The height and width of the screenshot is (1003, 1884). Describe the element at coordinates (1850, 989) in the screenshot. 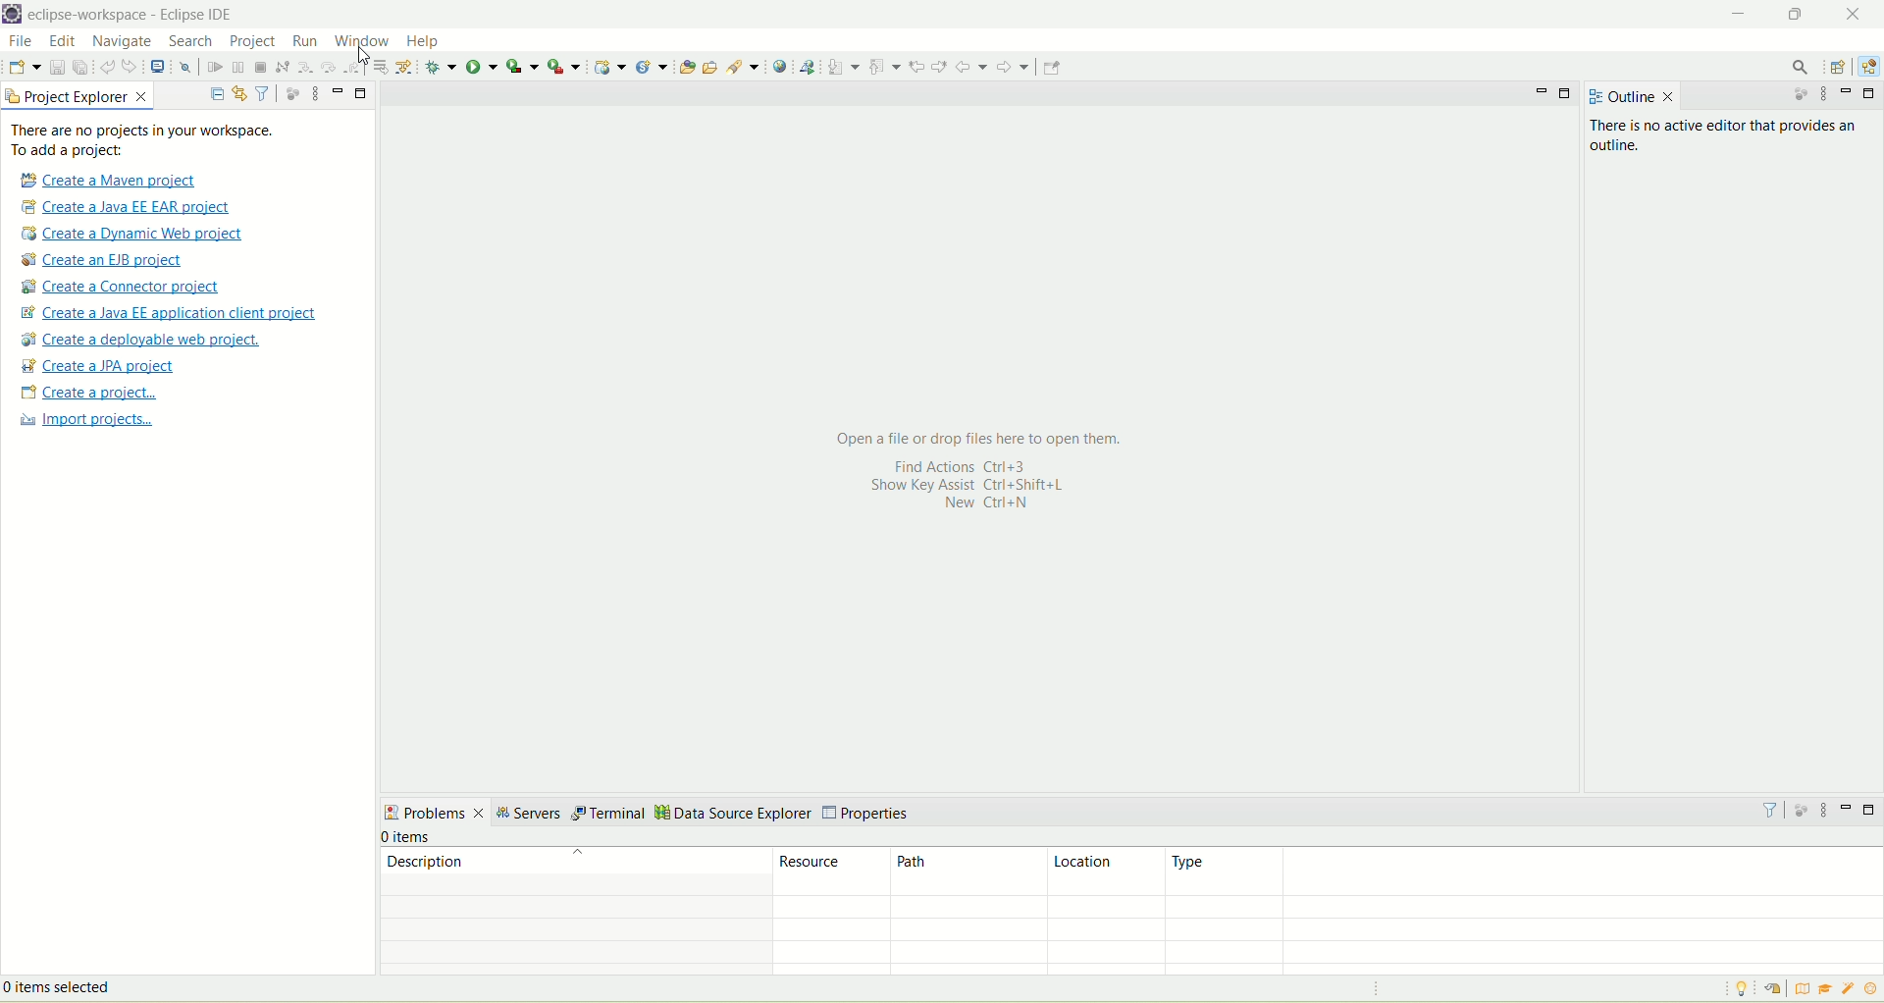

I see `samples` at that location.